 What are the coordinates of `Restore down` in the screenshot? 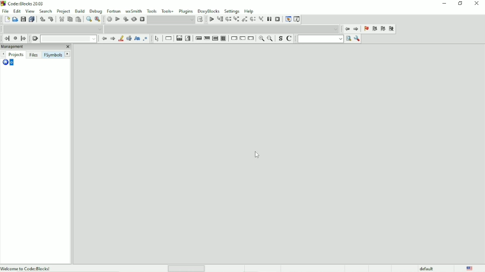 It's located at (460, 4).